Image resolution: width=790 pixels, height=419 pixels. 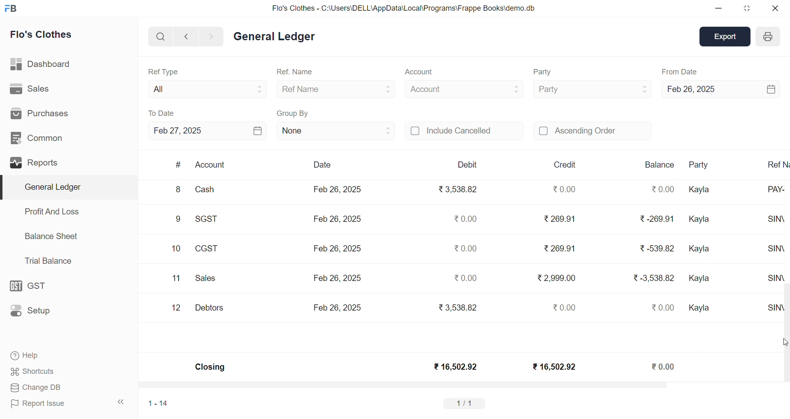 What do you see at coordinates (464, 88) in the screenshot?
I see `Account` at bounding box center [464, 88].